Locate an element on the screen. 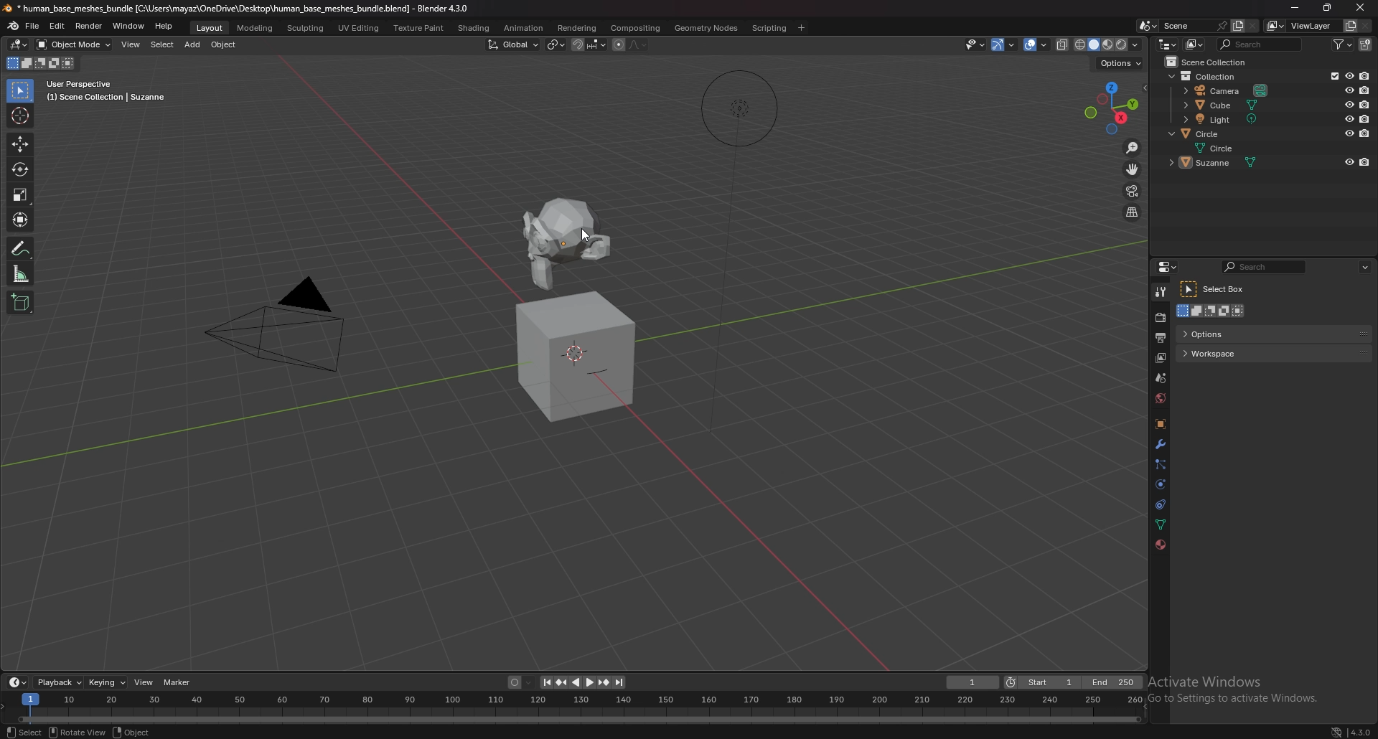 The height and width of the screenshot is (739, 1378). end is located at coordinates (1114, 682).